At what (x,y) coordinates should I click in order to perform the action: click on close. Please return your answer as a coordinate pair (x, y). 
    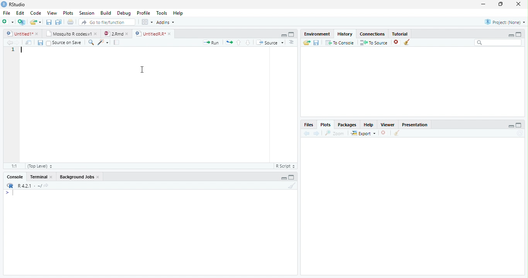
    Looking at the image, I should click on (397, 42).